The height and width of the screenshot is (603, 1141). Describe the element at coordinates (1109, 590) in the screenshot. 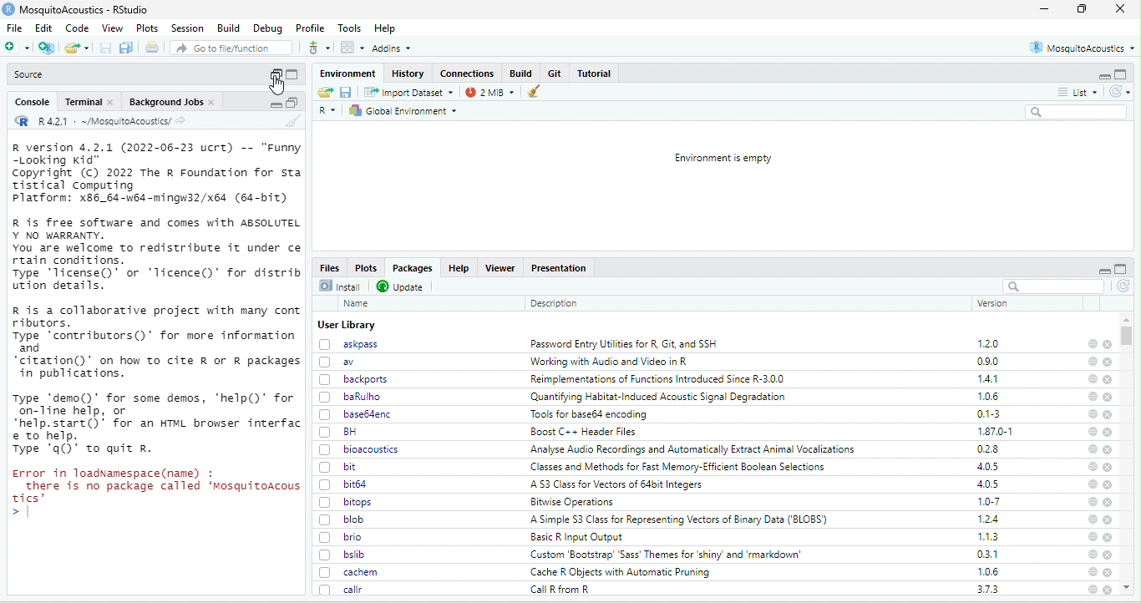

I see `close` at that location.